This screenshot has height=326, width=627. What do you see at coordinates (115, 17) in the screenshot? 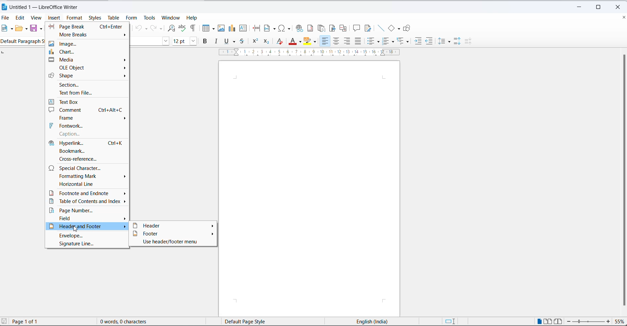
I see `table` at bounding box center [115, 17].